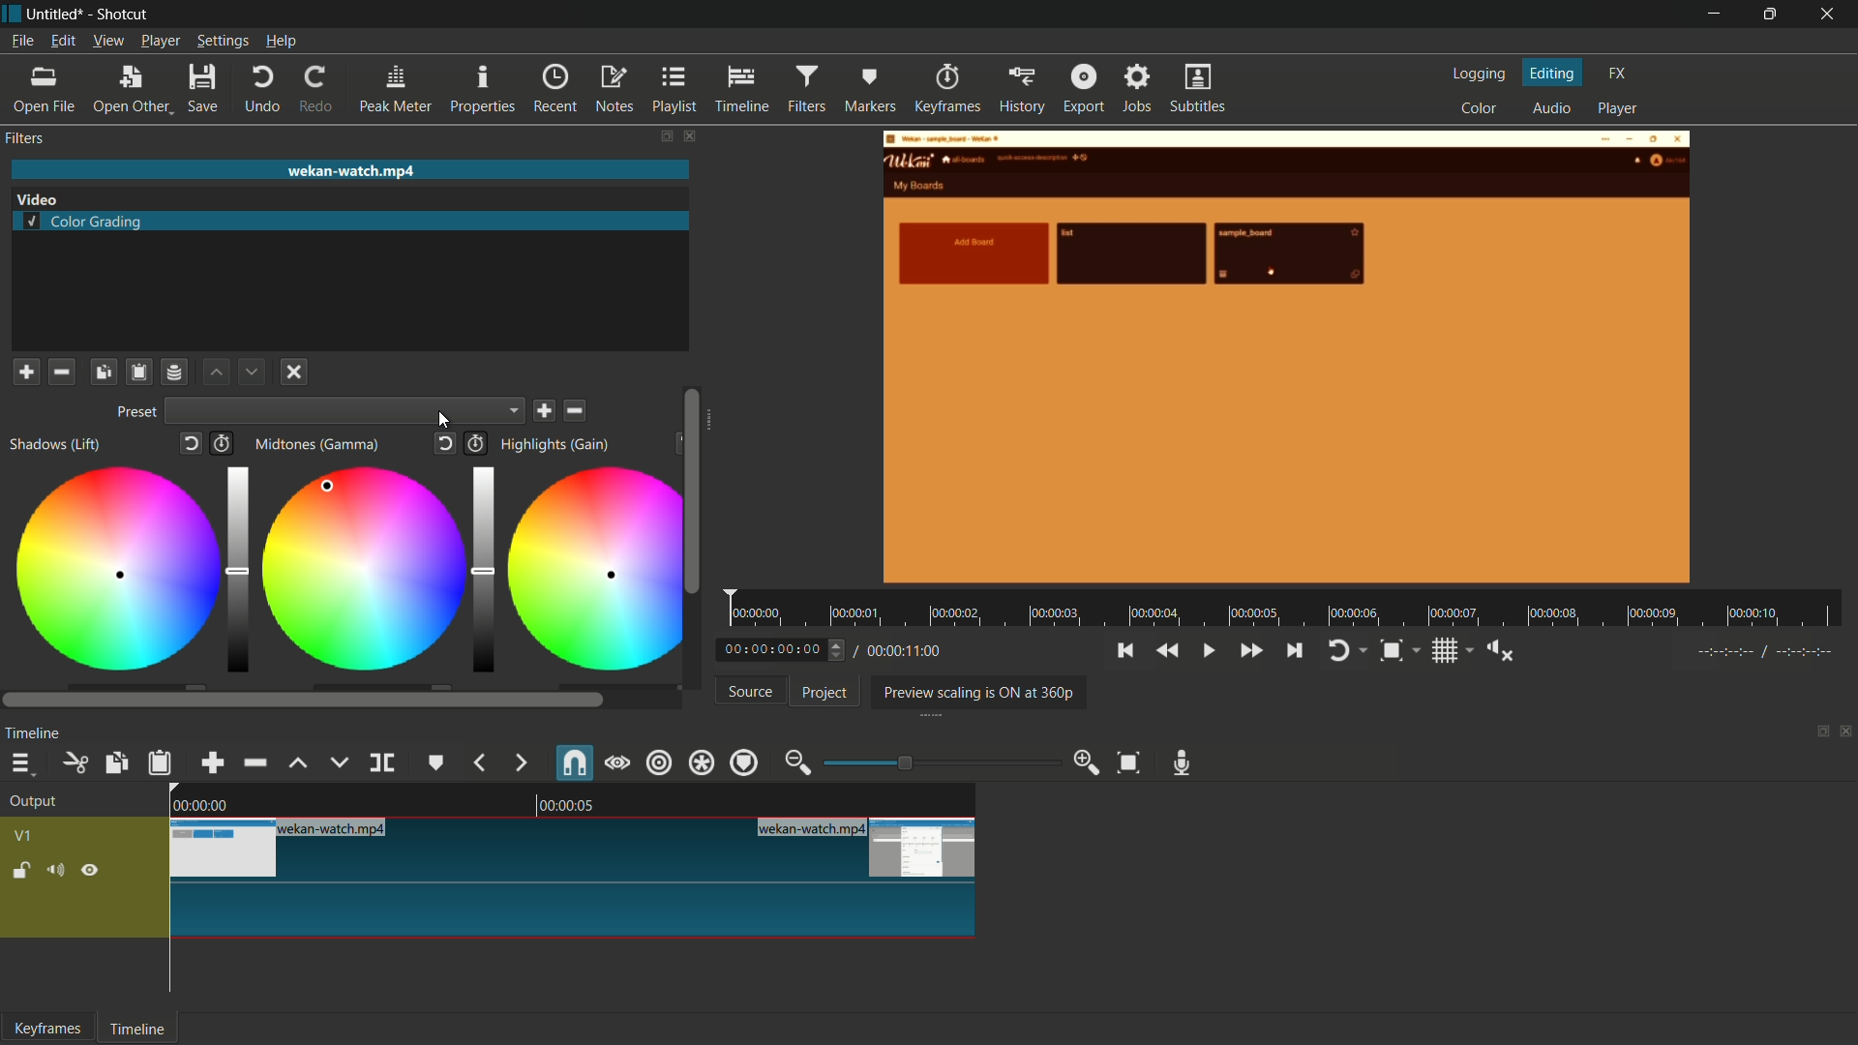 This screenshot has width=1858, height=1045. What do you see at coordinates (786, 648) in the screenshot?
I see `current time` at bounding box center [786, 648].